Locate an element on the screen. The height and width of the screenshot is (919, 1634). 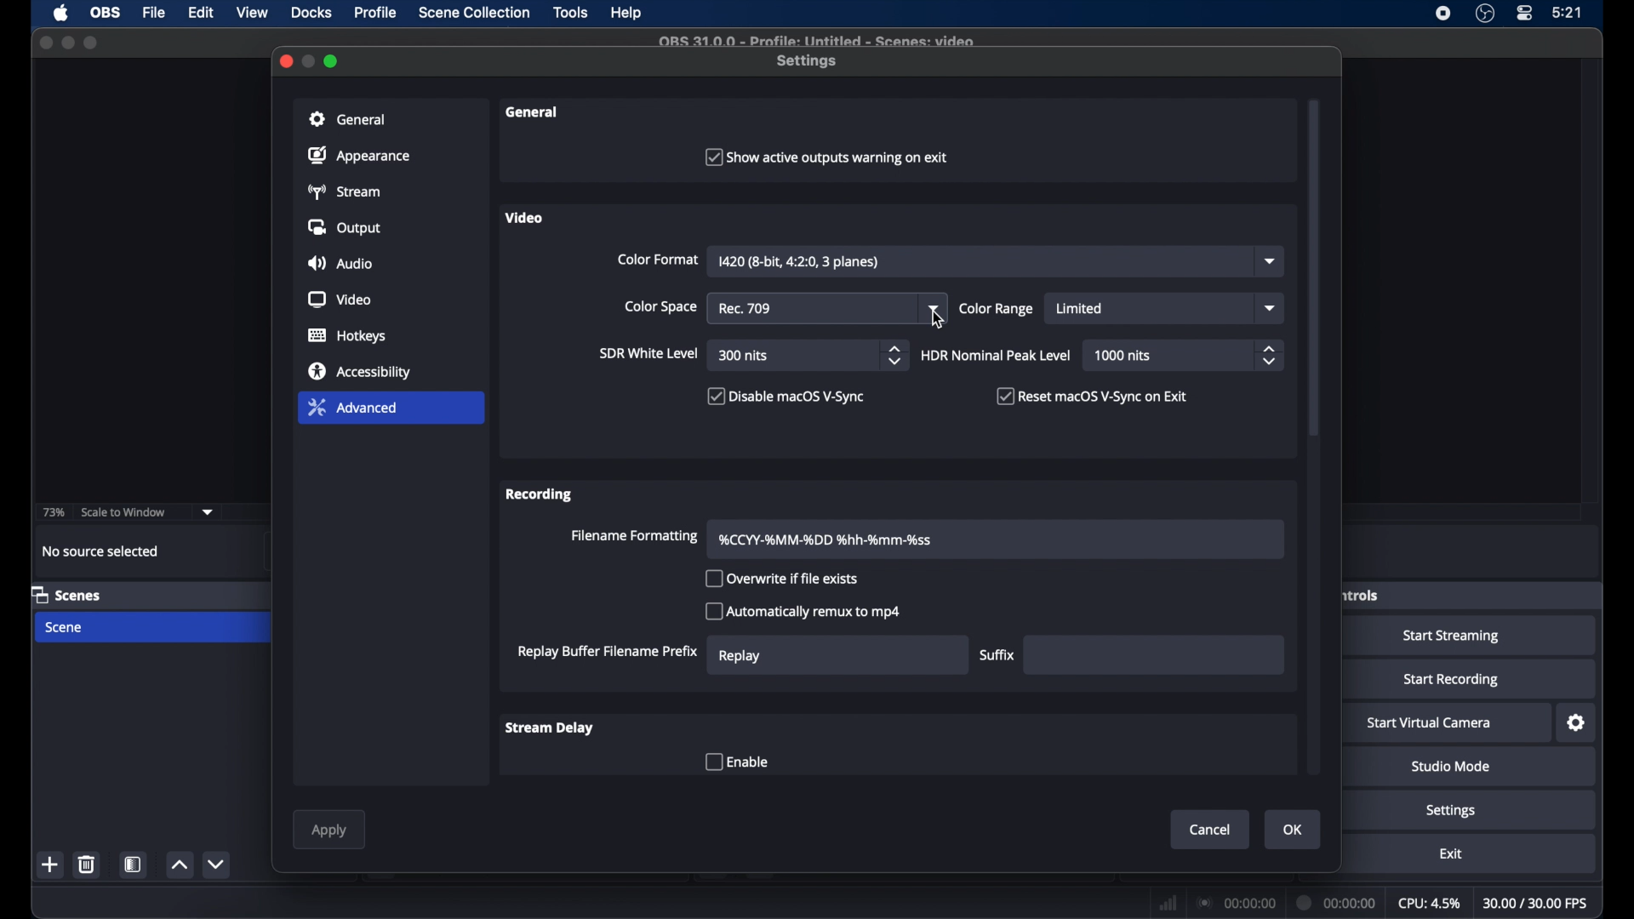
settings is located at coordinates (1577, 723).